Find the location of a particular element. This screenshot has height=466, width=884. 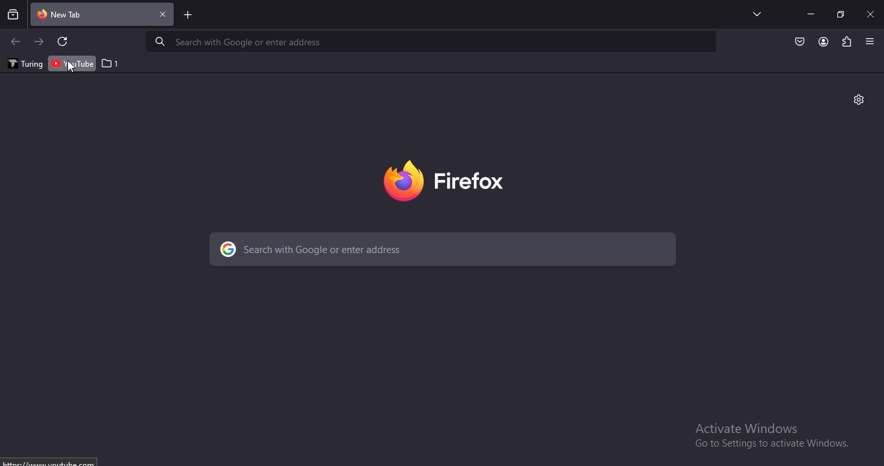

settings is located at coordinates (859, 98).